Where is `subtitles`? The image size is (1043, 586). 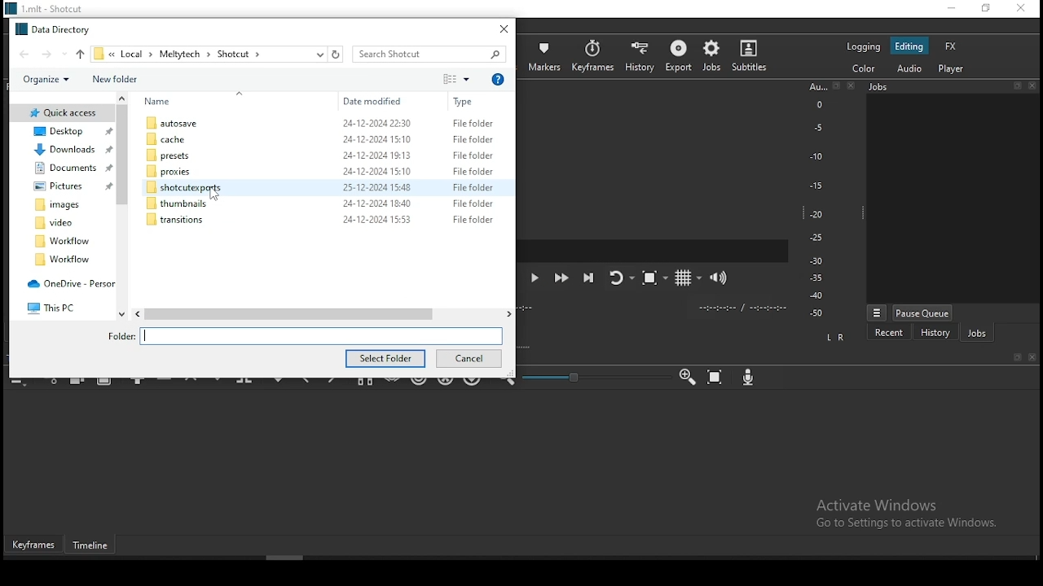 subtitles is located at coordinates (753, 55).